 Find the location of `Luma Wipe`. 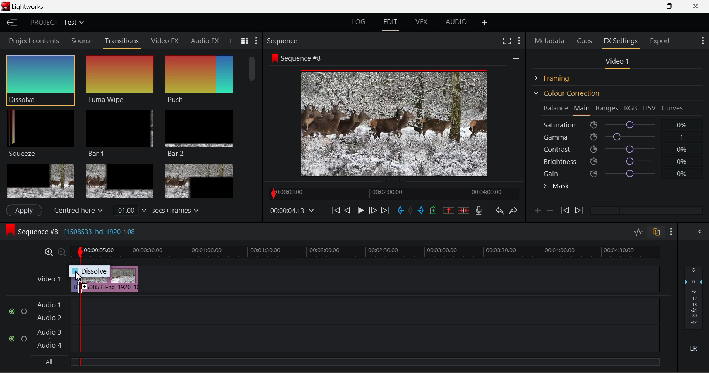

Luma Wipe is located at coordinates (118, 80).